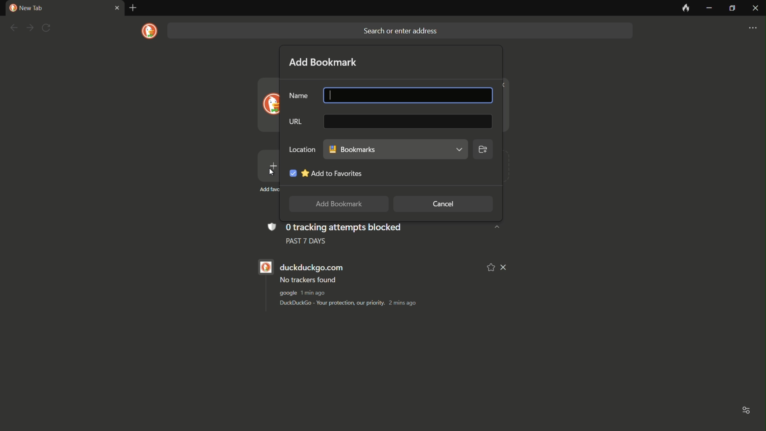 The image size is (766, 431). What do you see at coordinates (301, 149) in the screenshot?
I see `LOCATION` at bounding box center [301, 149].